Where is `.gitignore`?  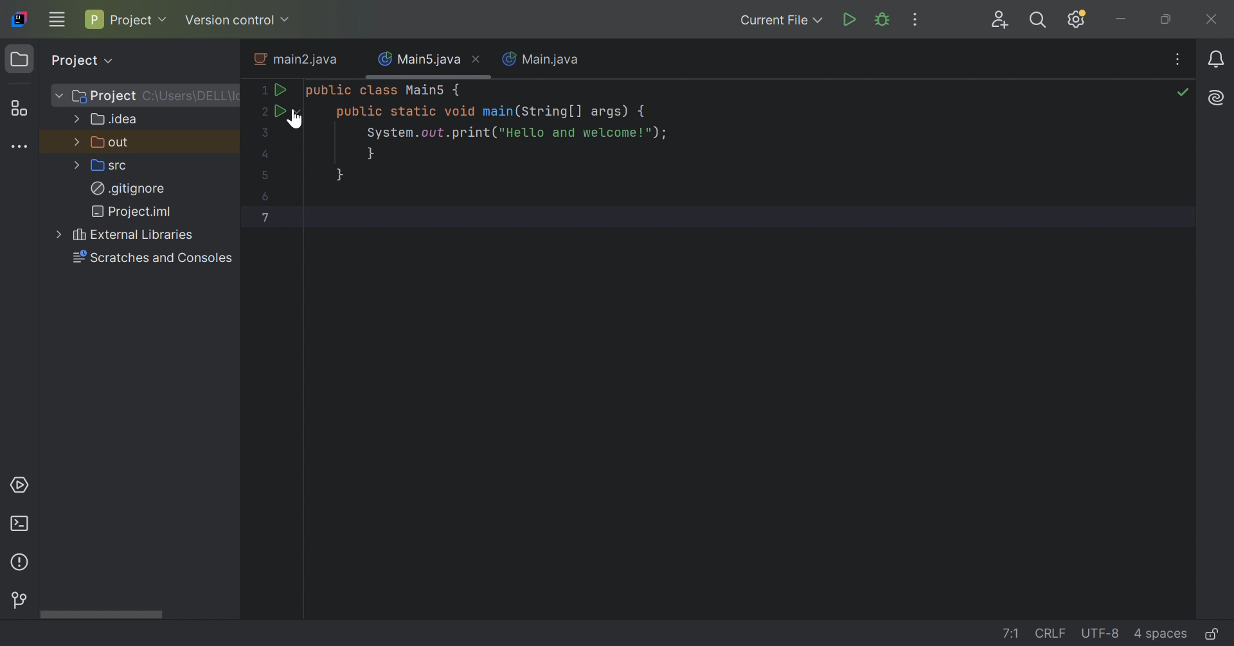 .gitignore is located at coordinates (129, 187).